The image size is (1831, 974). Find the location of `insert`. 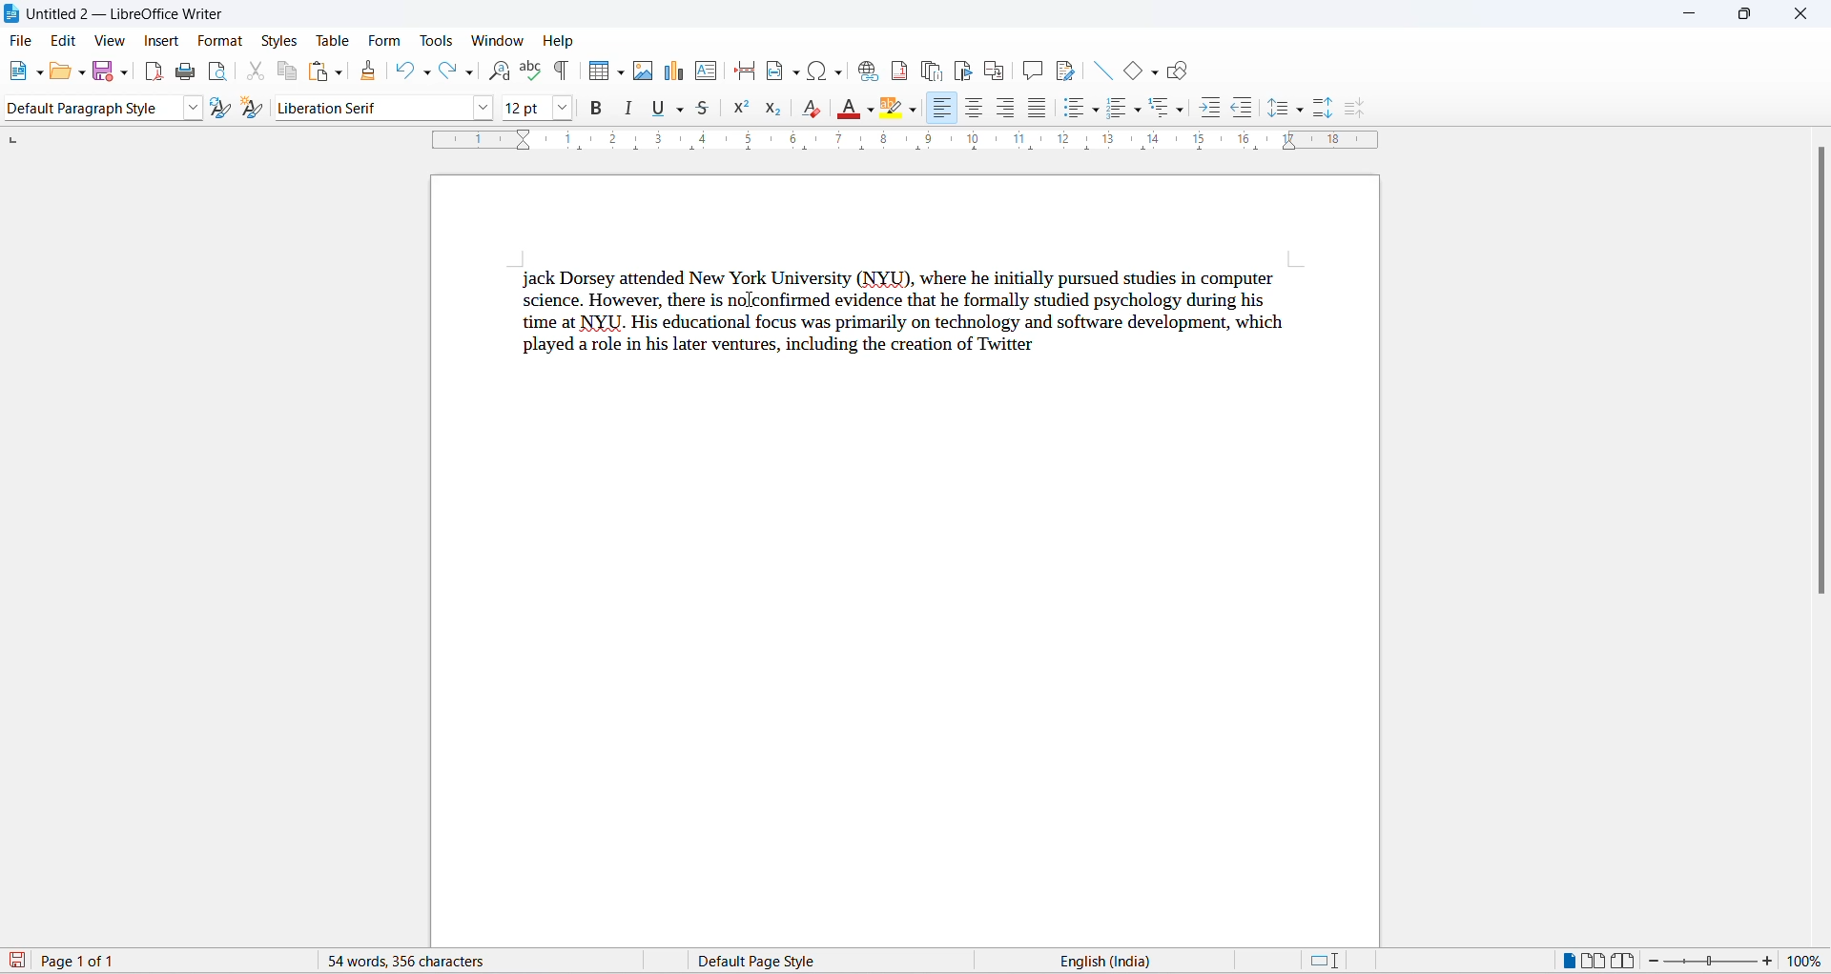

insert is located at coordinates (162, 42).